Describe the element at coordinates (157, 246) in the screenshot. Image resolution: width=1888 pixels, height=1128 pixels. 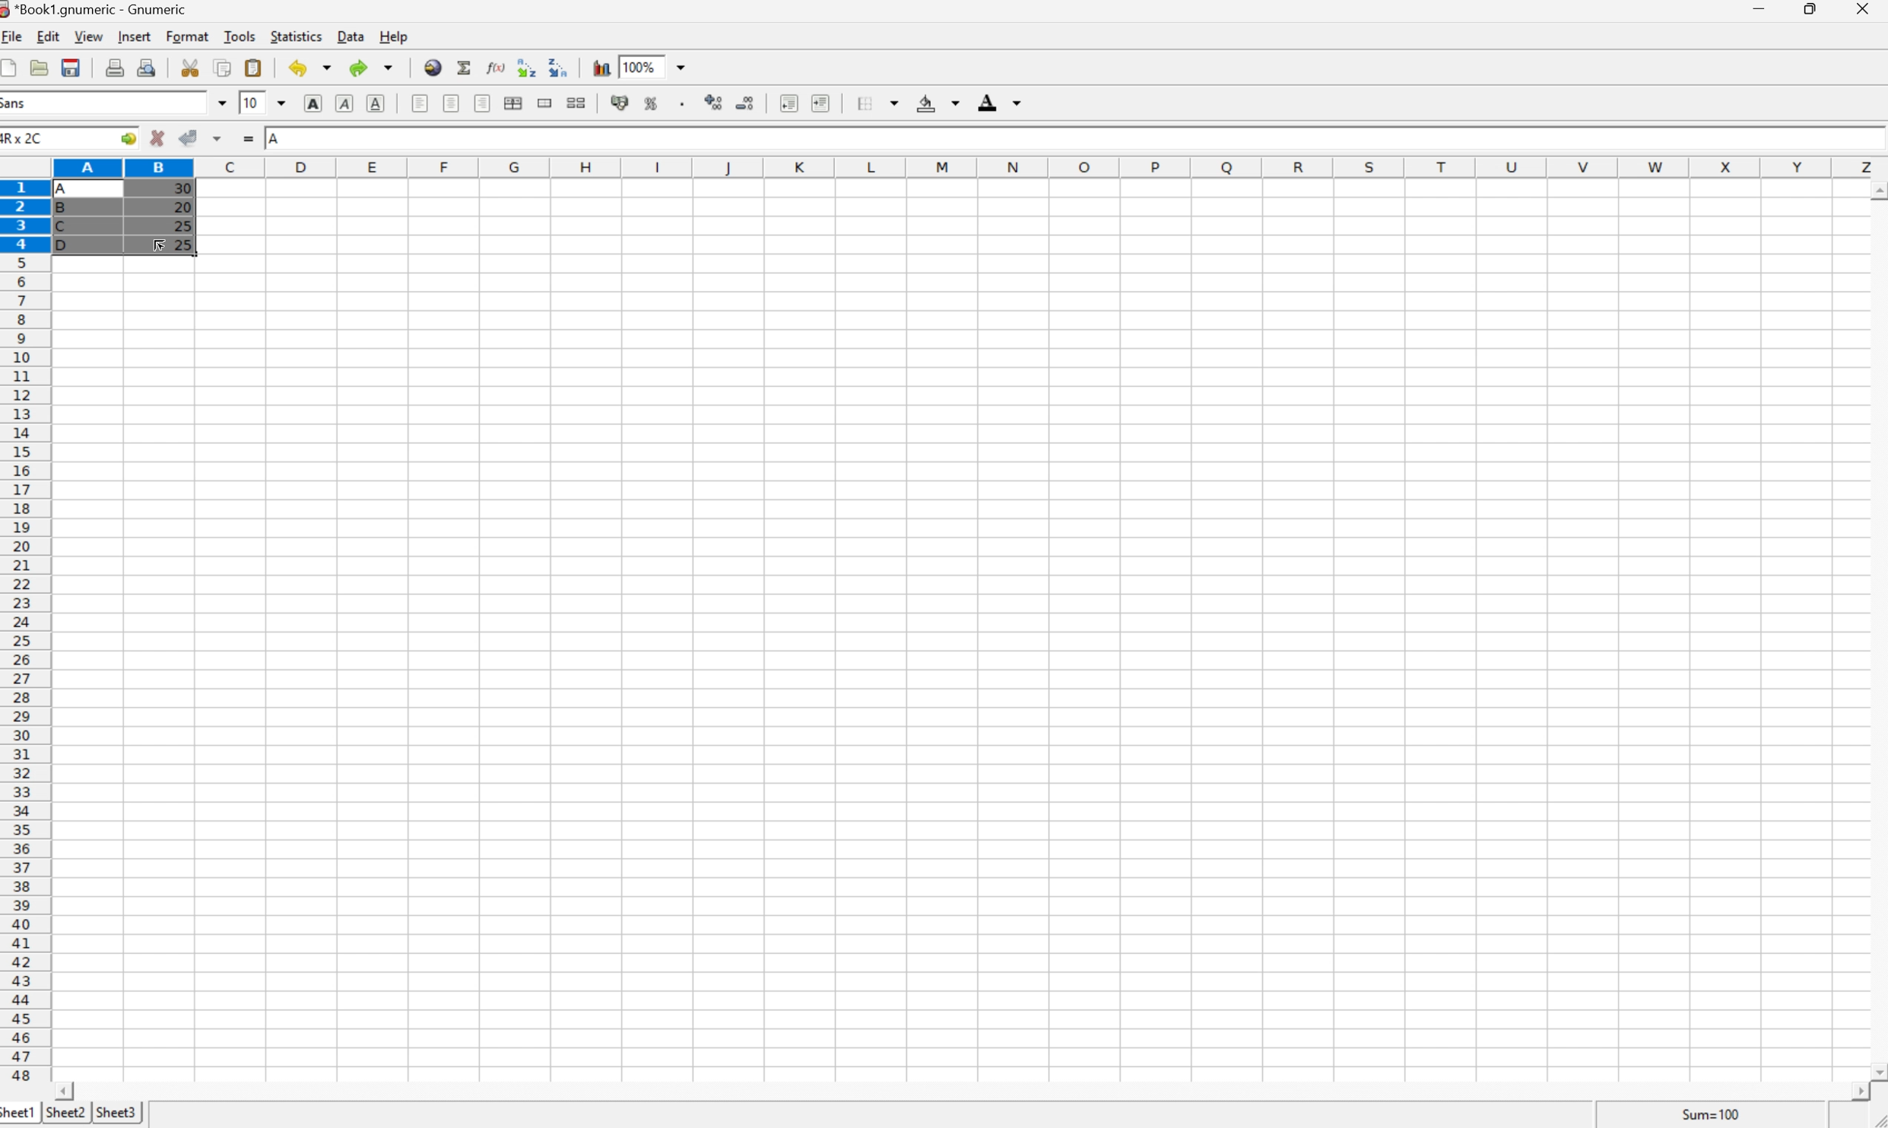
I see `Cursor` at that location.